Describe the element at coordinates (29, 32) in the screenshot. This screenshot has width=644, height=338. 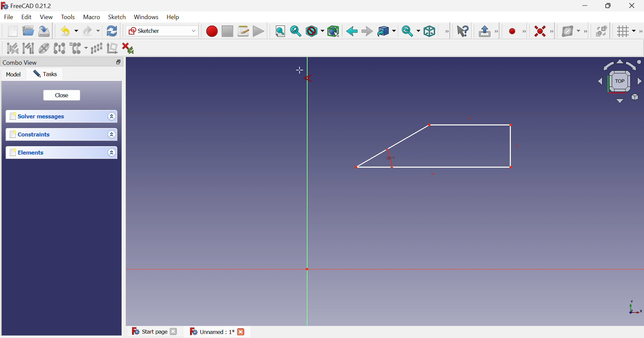
I see `Open` at that location.